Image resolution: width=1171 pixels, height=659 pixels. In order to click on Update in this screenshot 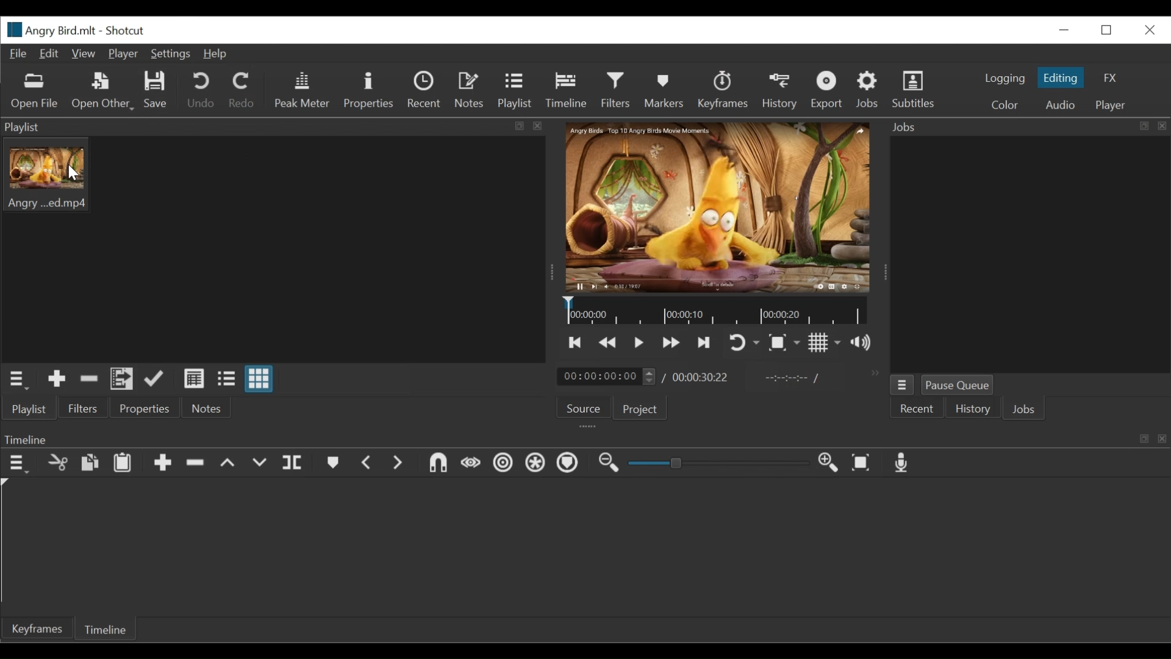, I will do `click(155, 378)`.